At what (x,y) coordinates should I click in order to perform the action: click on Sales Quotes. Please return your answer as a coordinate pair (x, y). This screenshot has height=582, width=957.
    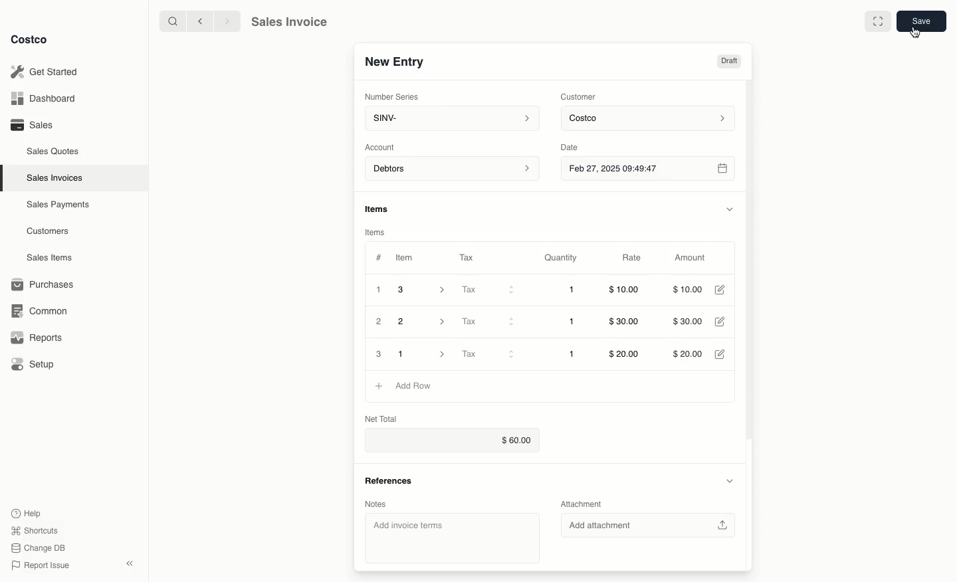
    Looking at the image, I should click on (54, 151).